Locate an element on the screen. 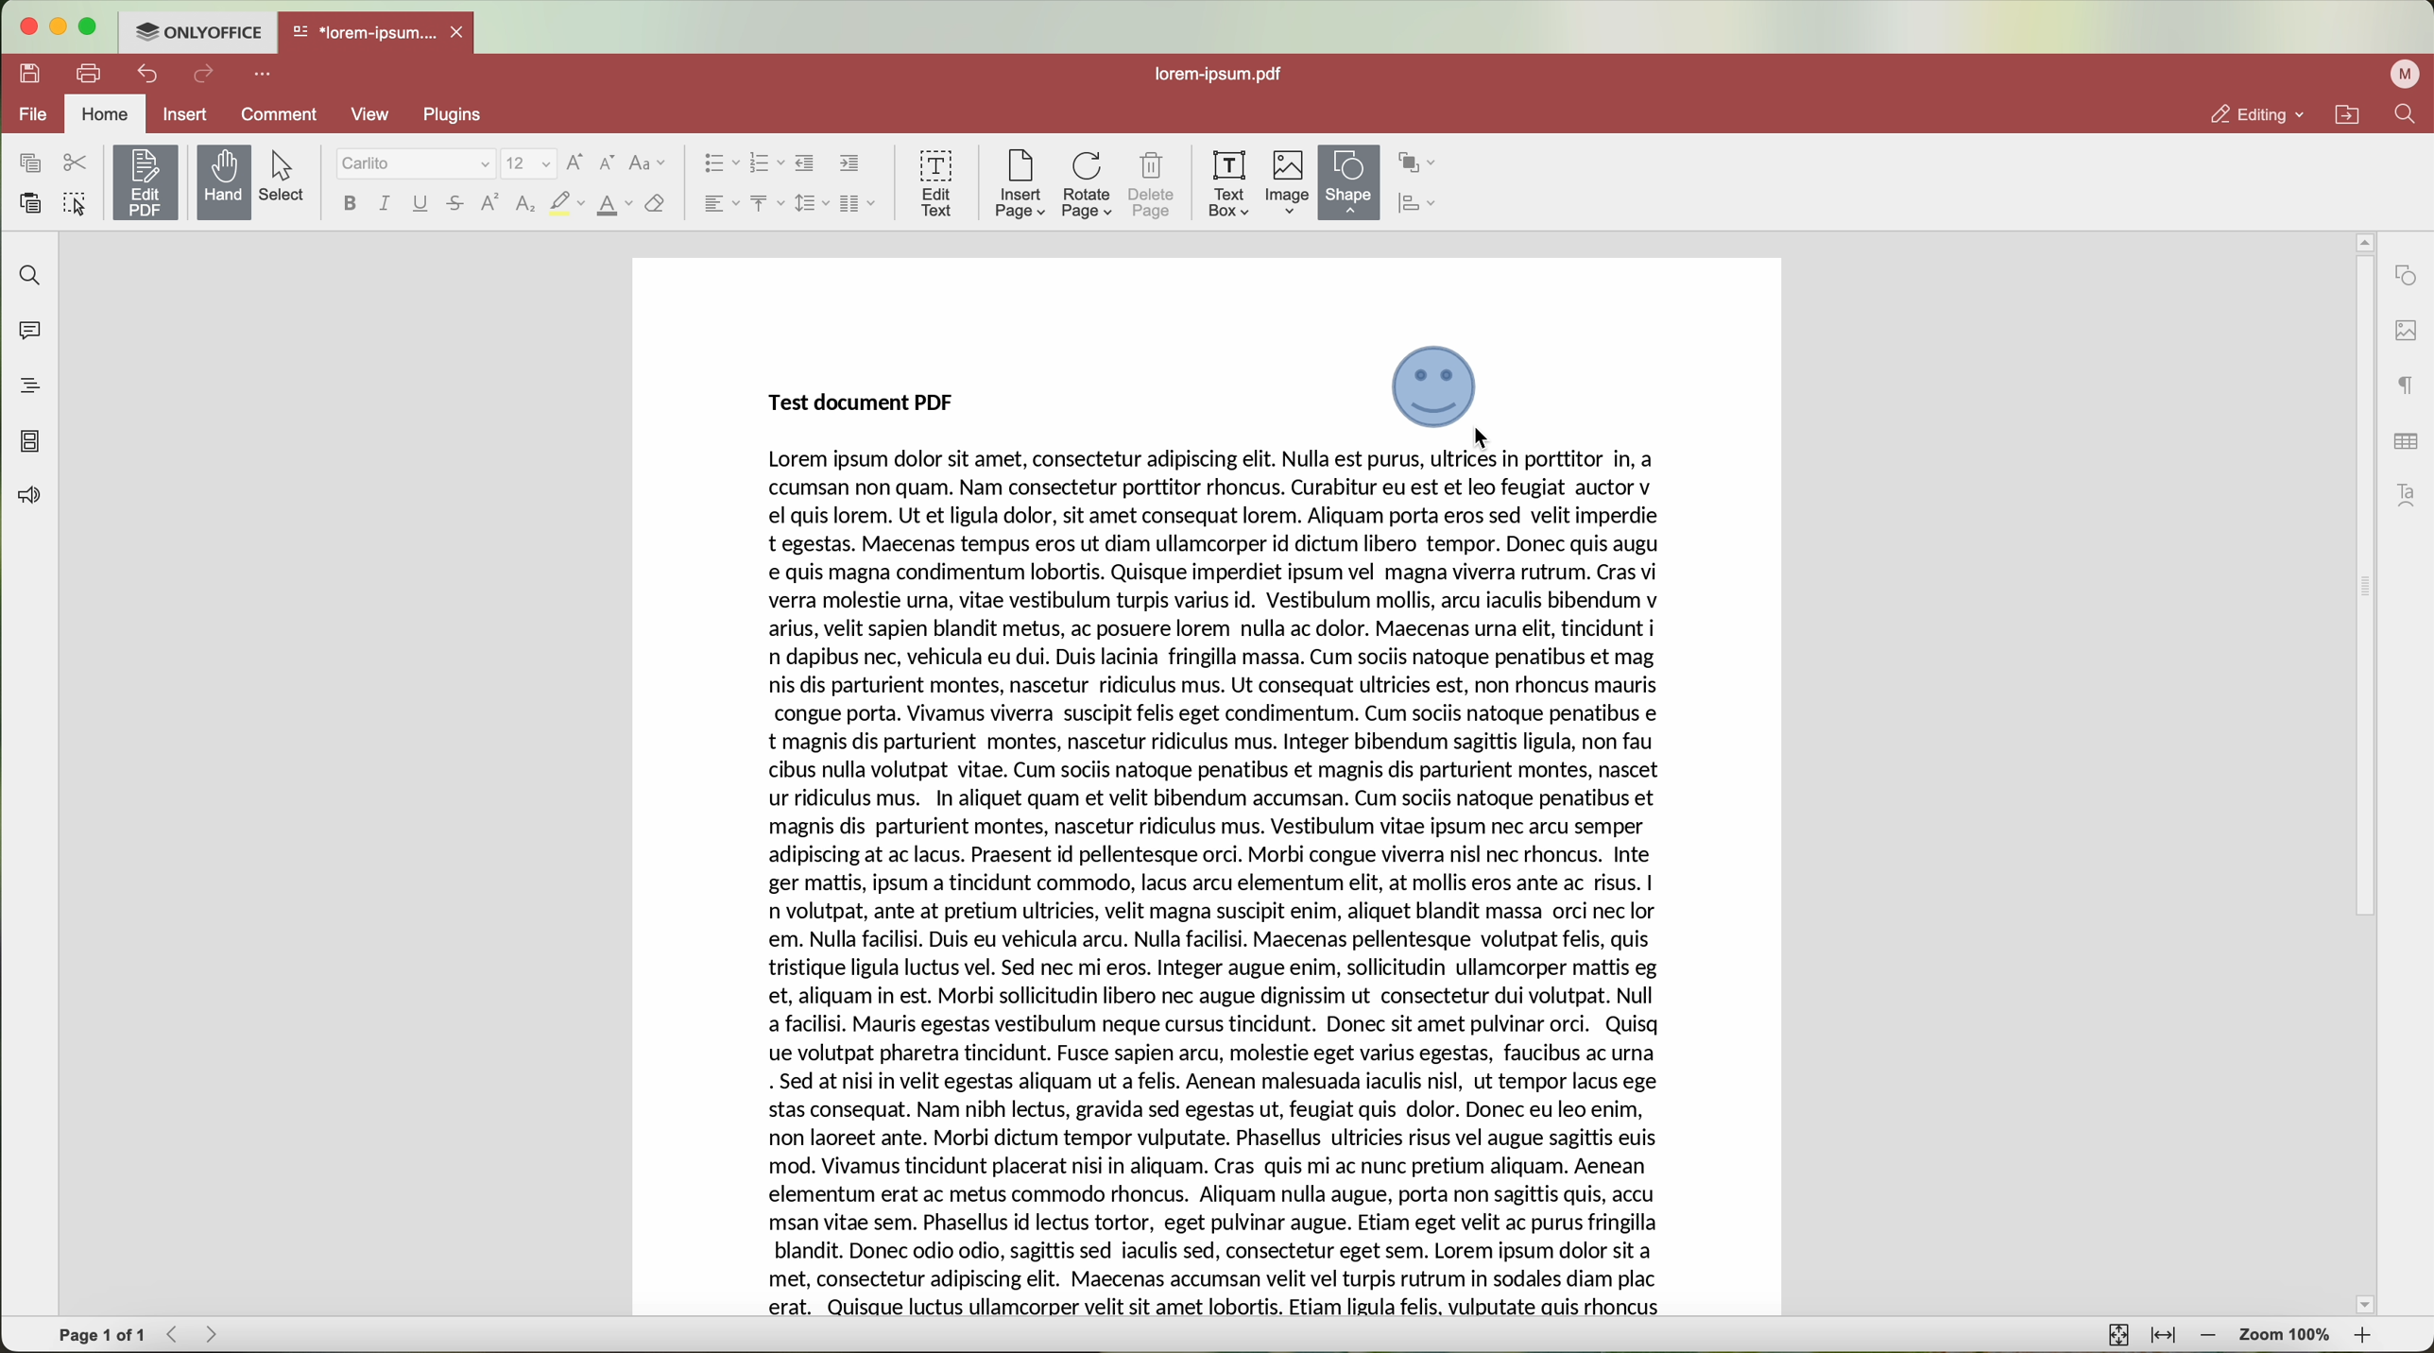  select all is located at coordinates (77, 207).